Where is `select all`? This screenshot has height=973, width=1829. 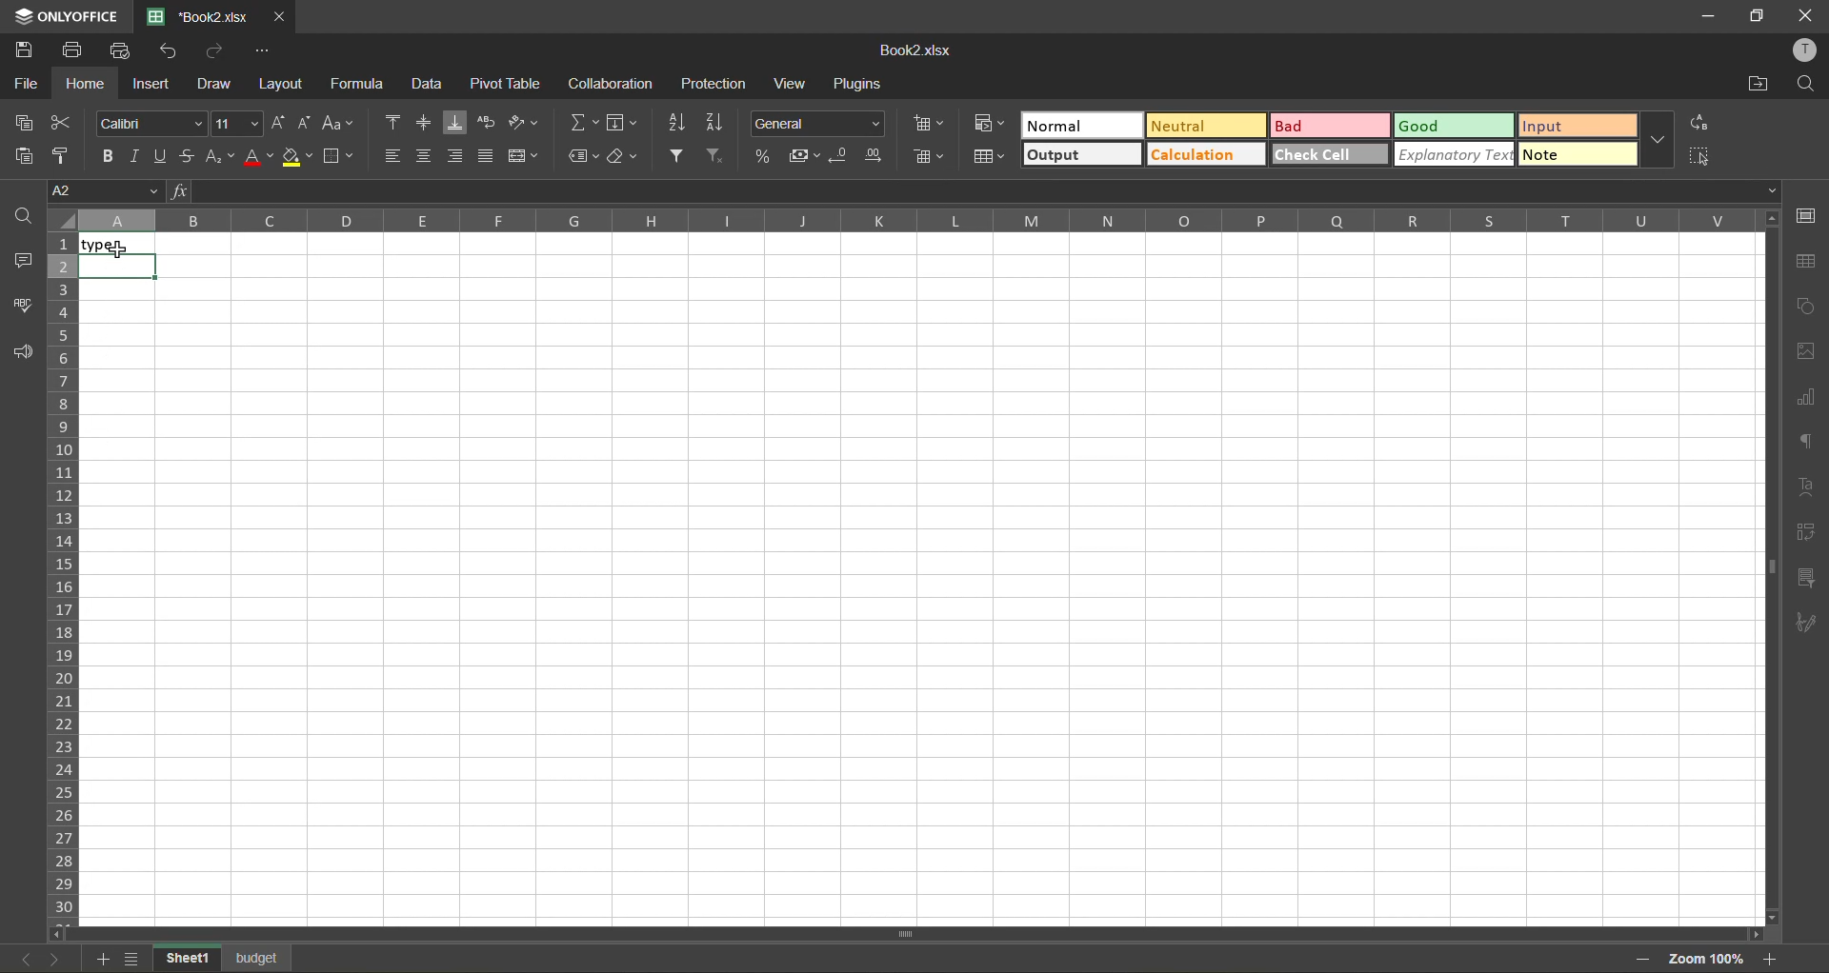 select all is located at coordinates (1701, 158).